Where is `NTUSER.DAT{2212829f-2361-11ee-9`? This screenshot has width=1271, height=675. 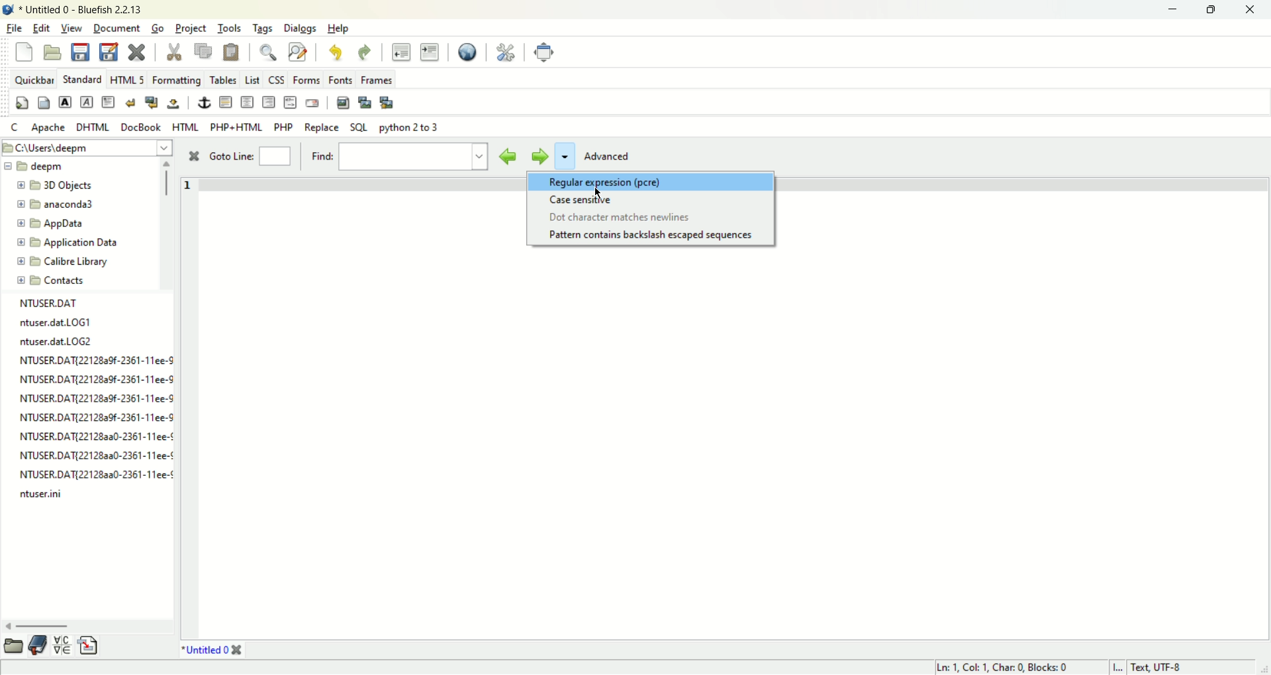 NTUSER.DAT{2212829f-2361-11ee-9 is located at coordinates (95, 379).